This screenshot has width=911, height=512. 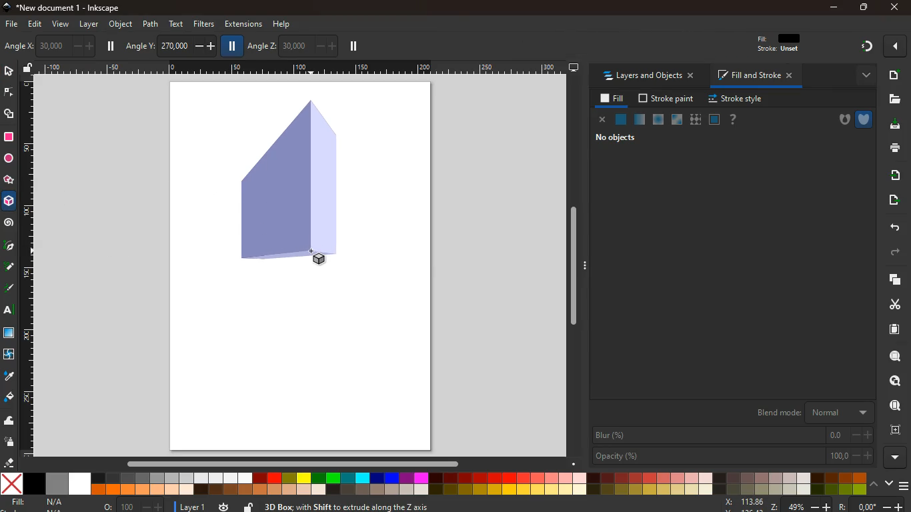 I want to click on minimize, so click(x=834, y=7).